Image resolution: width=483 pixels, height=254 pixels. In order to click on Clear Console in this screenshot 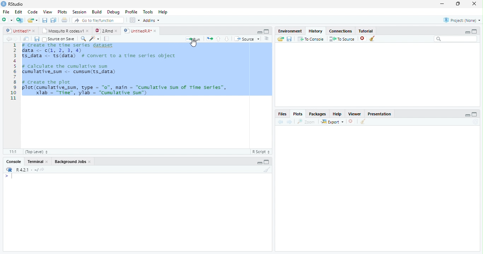, I will do `click(372, 40)`.